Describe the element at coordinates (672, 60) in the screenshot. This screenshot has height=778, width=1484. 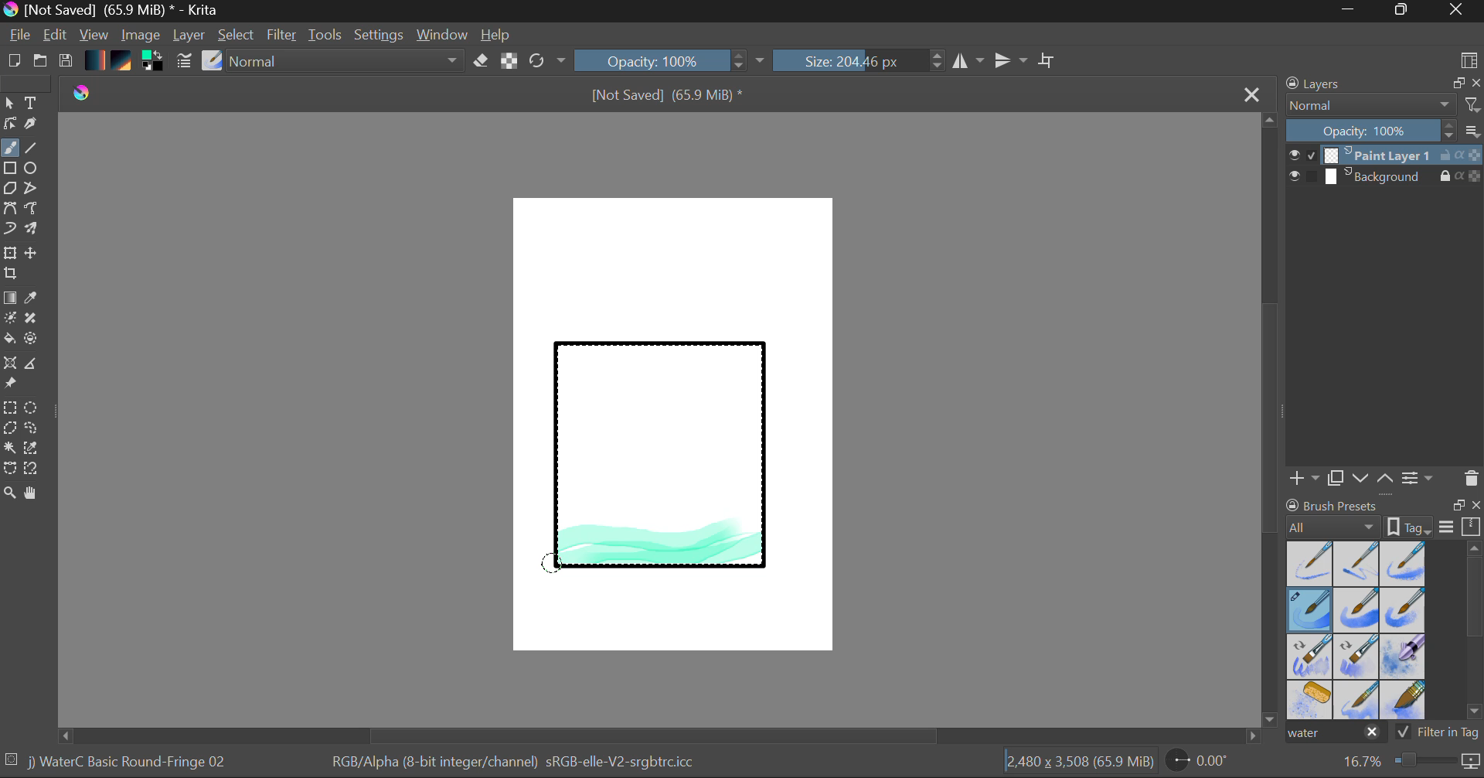
I see `Opacity` at that location.